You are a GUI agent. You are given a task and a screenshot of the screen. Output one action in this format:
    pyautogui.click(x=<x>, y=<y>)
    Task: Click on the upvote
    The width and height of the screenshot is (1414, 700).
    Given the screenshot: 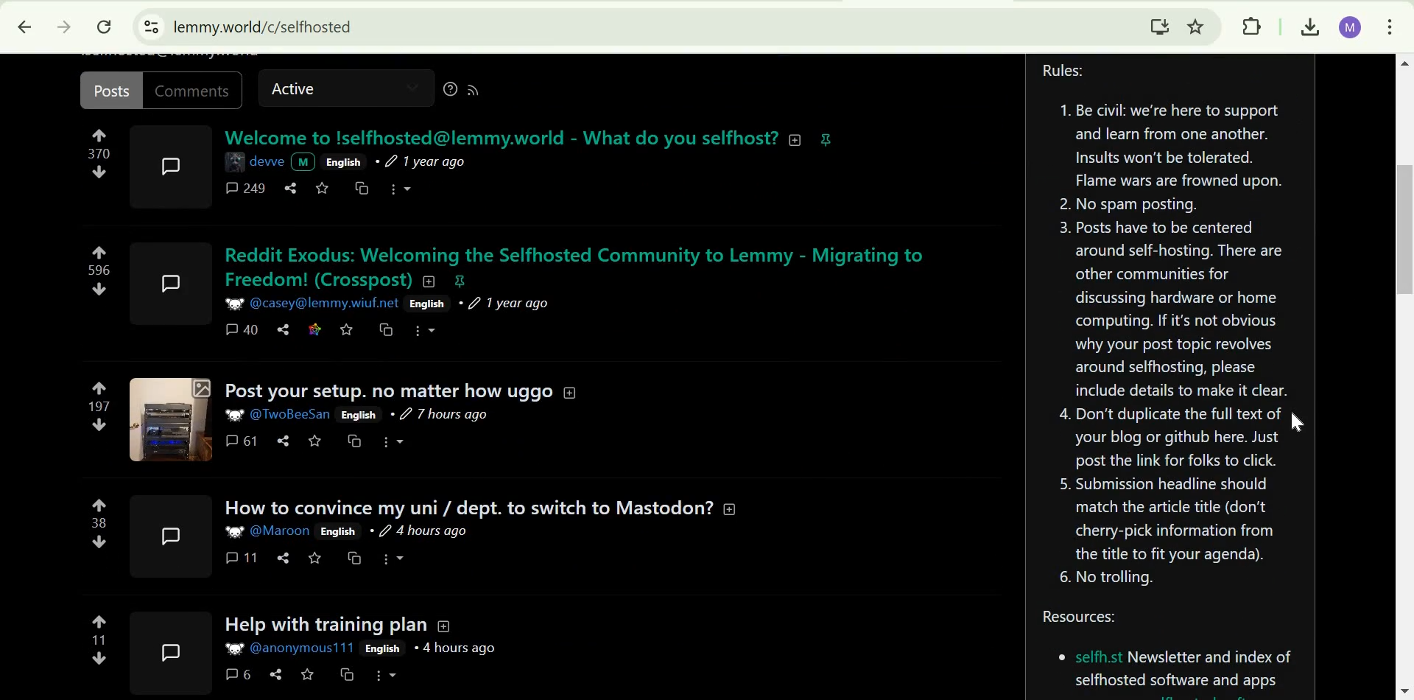 What is the action you would take?
    pyautogui.click(x=99, y=252)
    